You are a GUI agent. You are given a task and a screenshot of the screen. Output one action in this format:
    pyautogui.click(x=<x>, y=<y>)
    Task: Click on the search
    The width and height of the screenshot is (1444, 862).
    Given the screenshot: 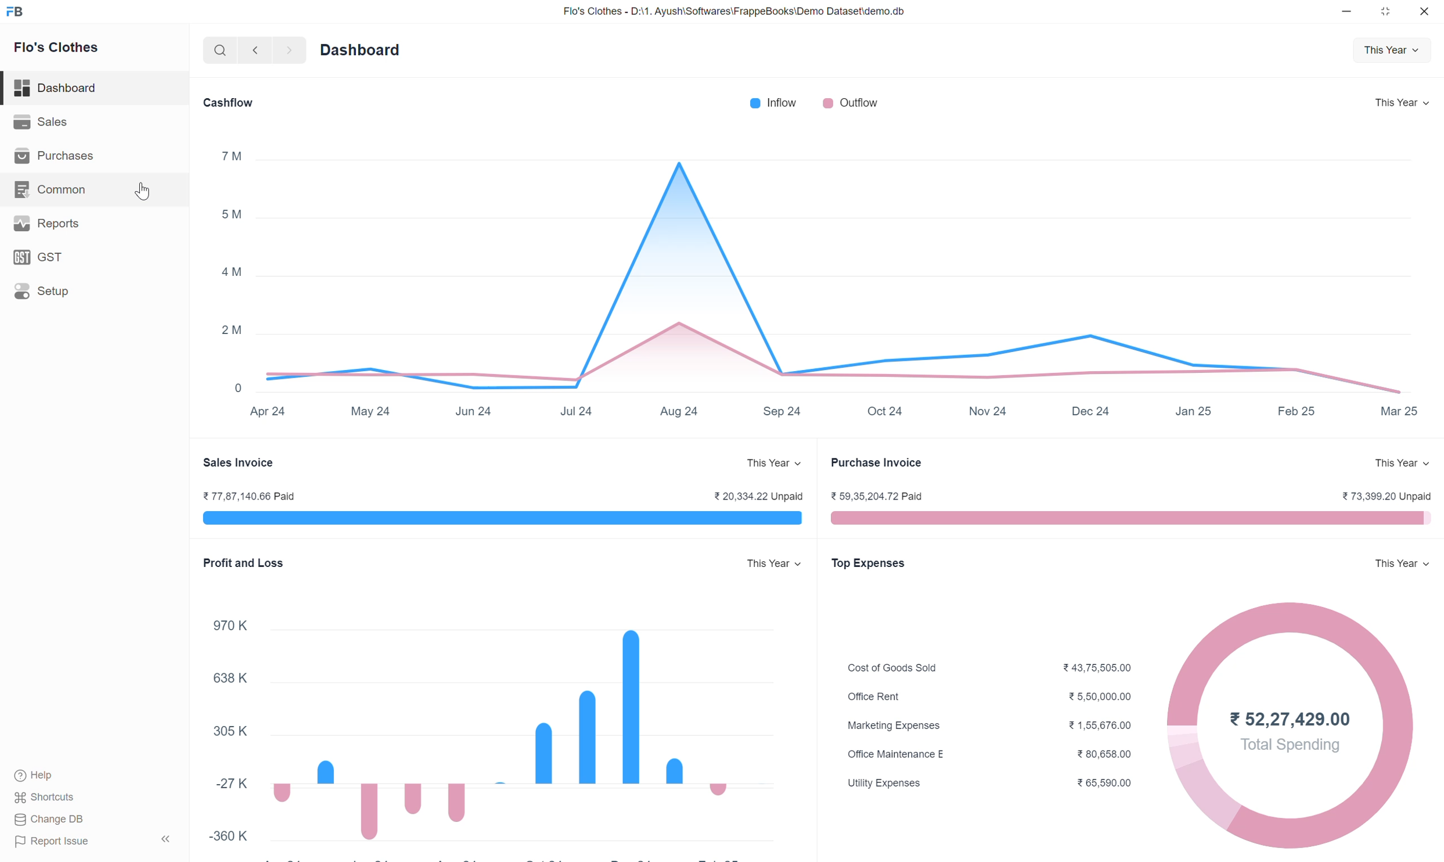 What is the action you would take?
    pyautogui.click(x=221, y=51)
    